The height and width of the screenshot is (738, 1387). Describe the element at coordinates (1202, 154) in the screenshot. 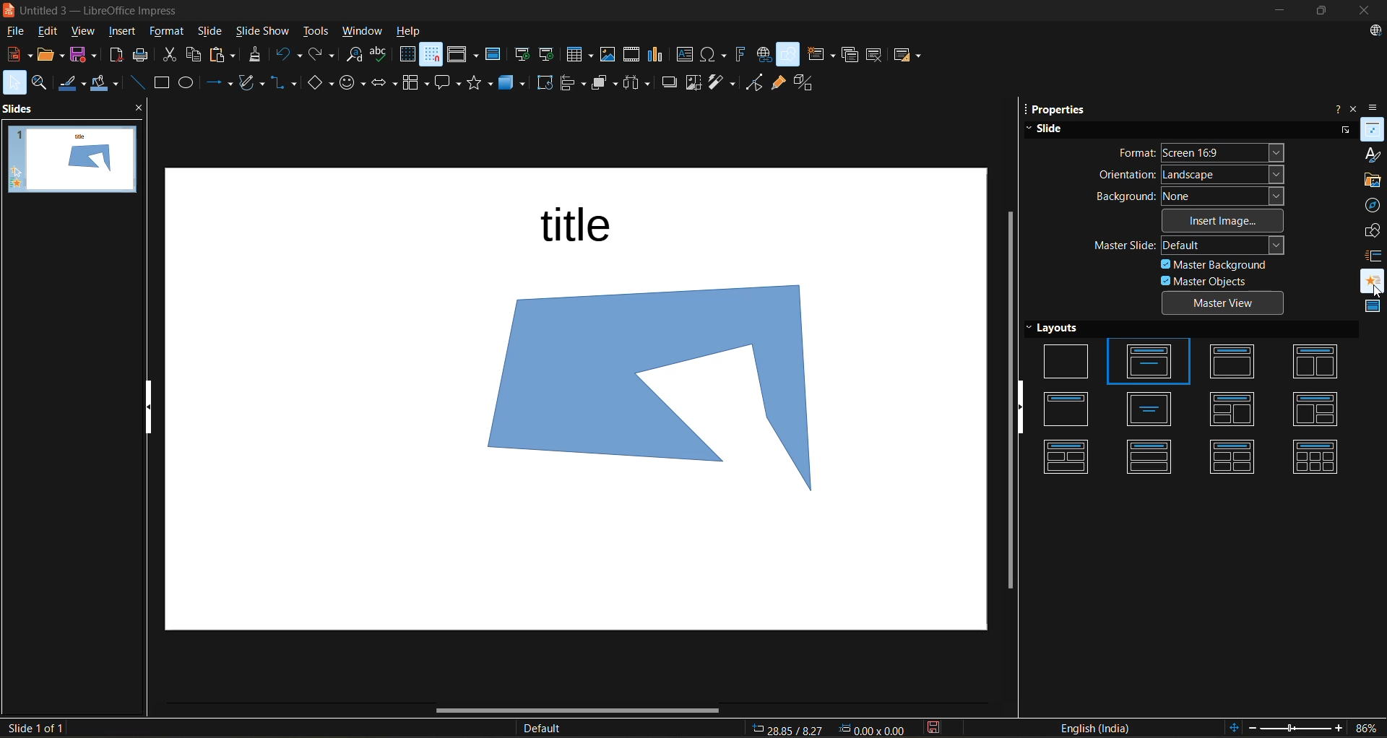

I see `format` at that location.